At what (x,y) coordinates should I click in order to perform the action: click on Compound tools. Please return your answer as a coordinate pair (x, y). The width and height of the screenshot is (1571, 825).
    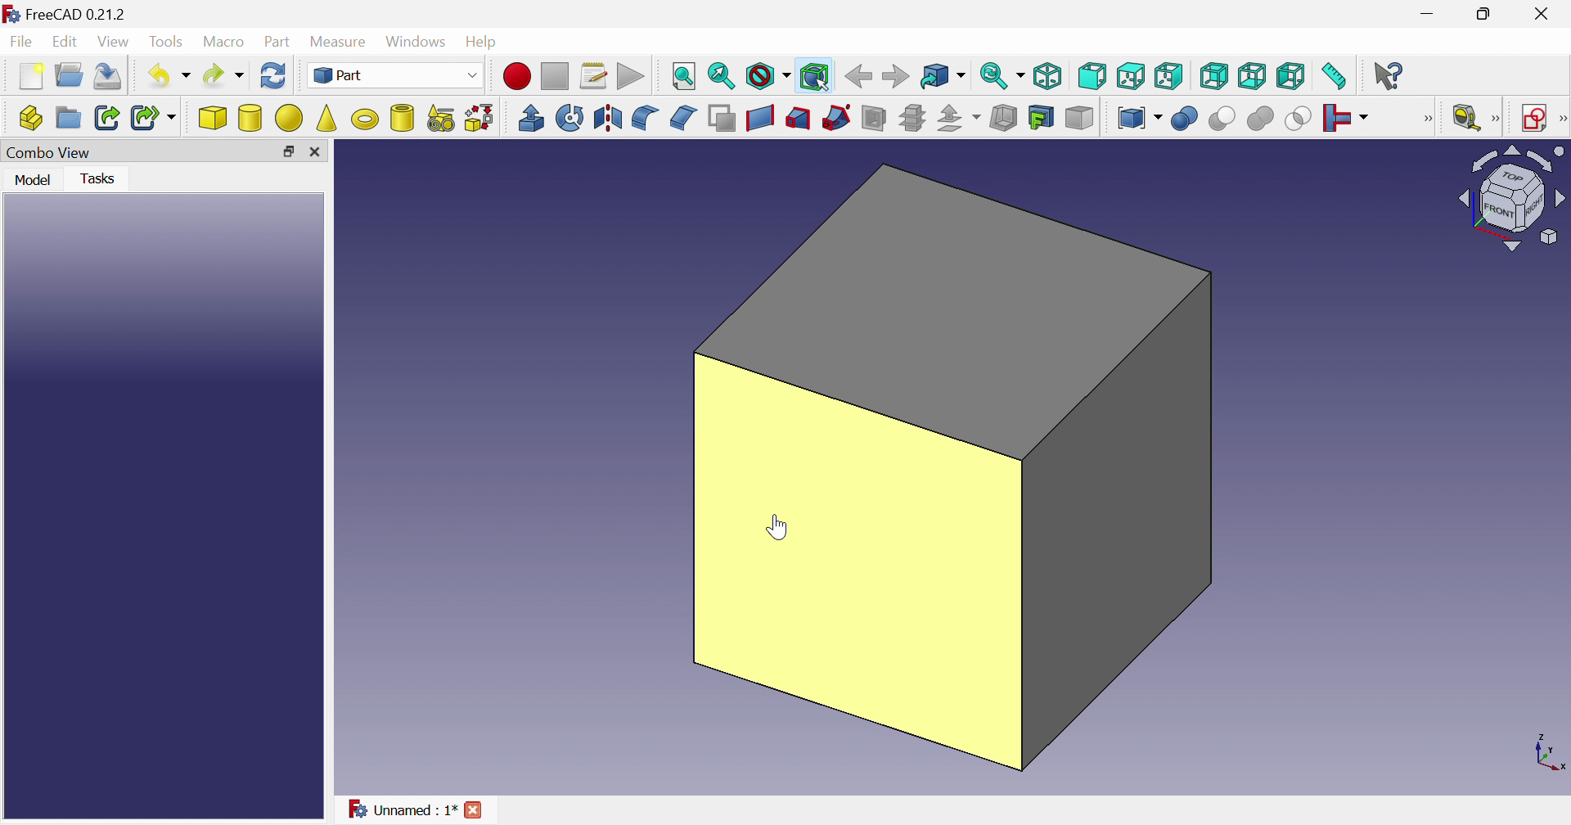
    Looking at the image, I should click on (1139, 117).